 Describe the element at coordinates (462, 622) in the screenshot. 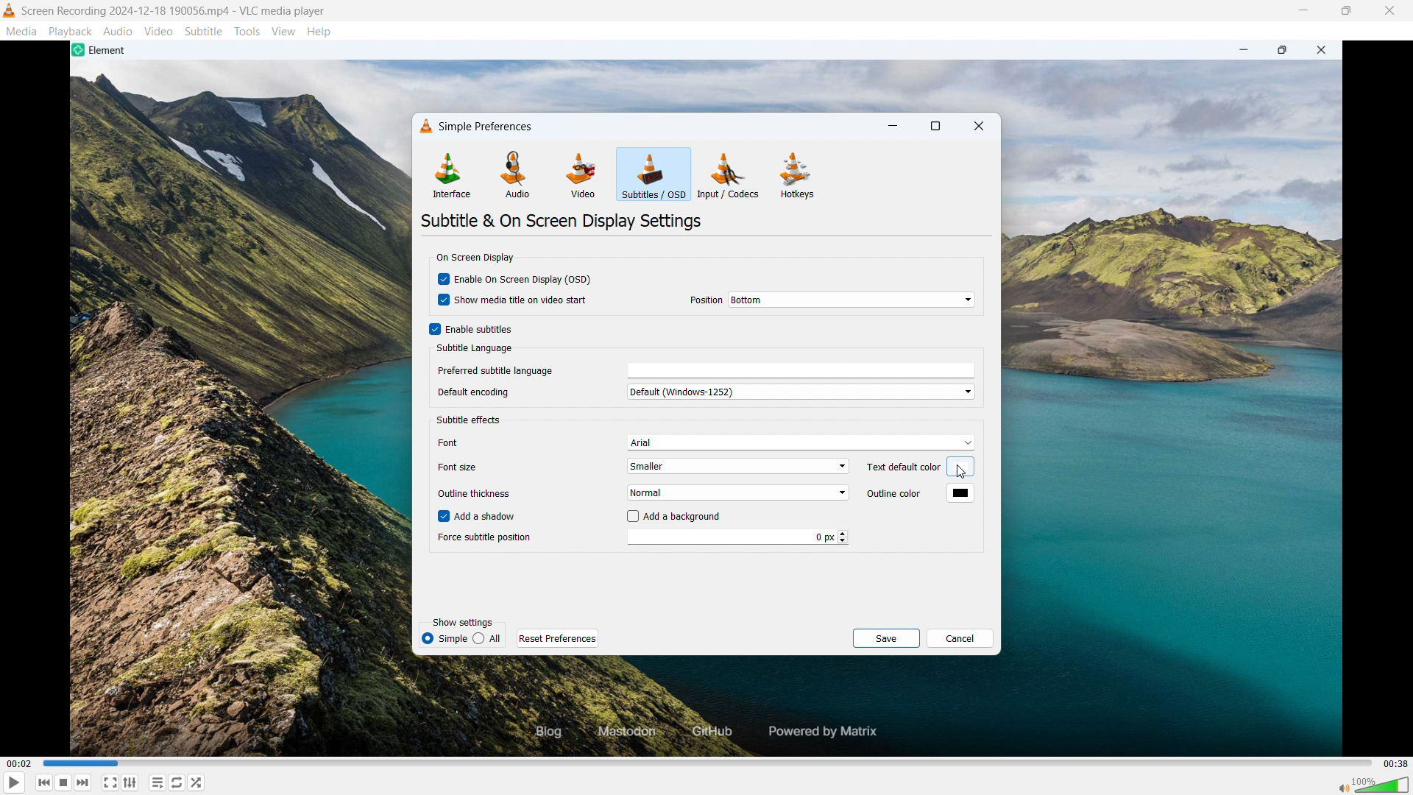

I see `Show settings` at that location.